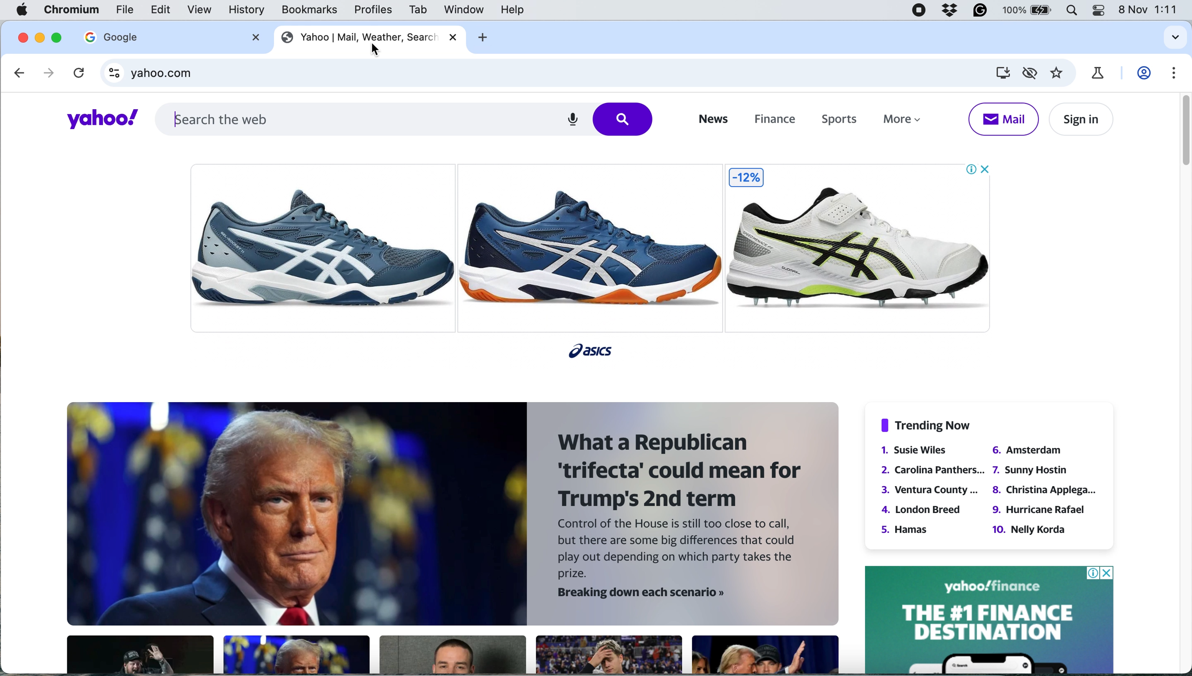  What do you see at coordinates (416, 10) in the screenshot?
I see `tab` at bounding box center [416, 10].